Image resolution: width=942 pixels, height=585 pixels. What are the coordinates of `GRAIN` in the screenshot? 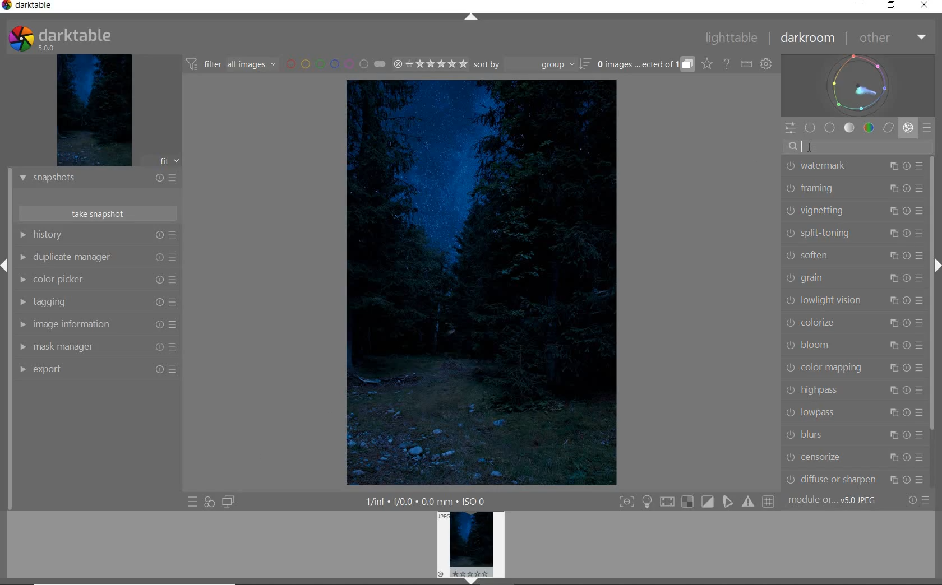 It's located at (852, 278).